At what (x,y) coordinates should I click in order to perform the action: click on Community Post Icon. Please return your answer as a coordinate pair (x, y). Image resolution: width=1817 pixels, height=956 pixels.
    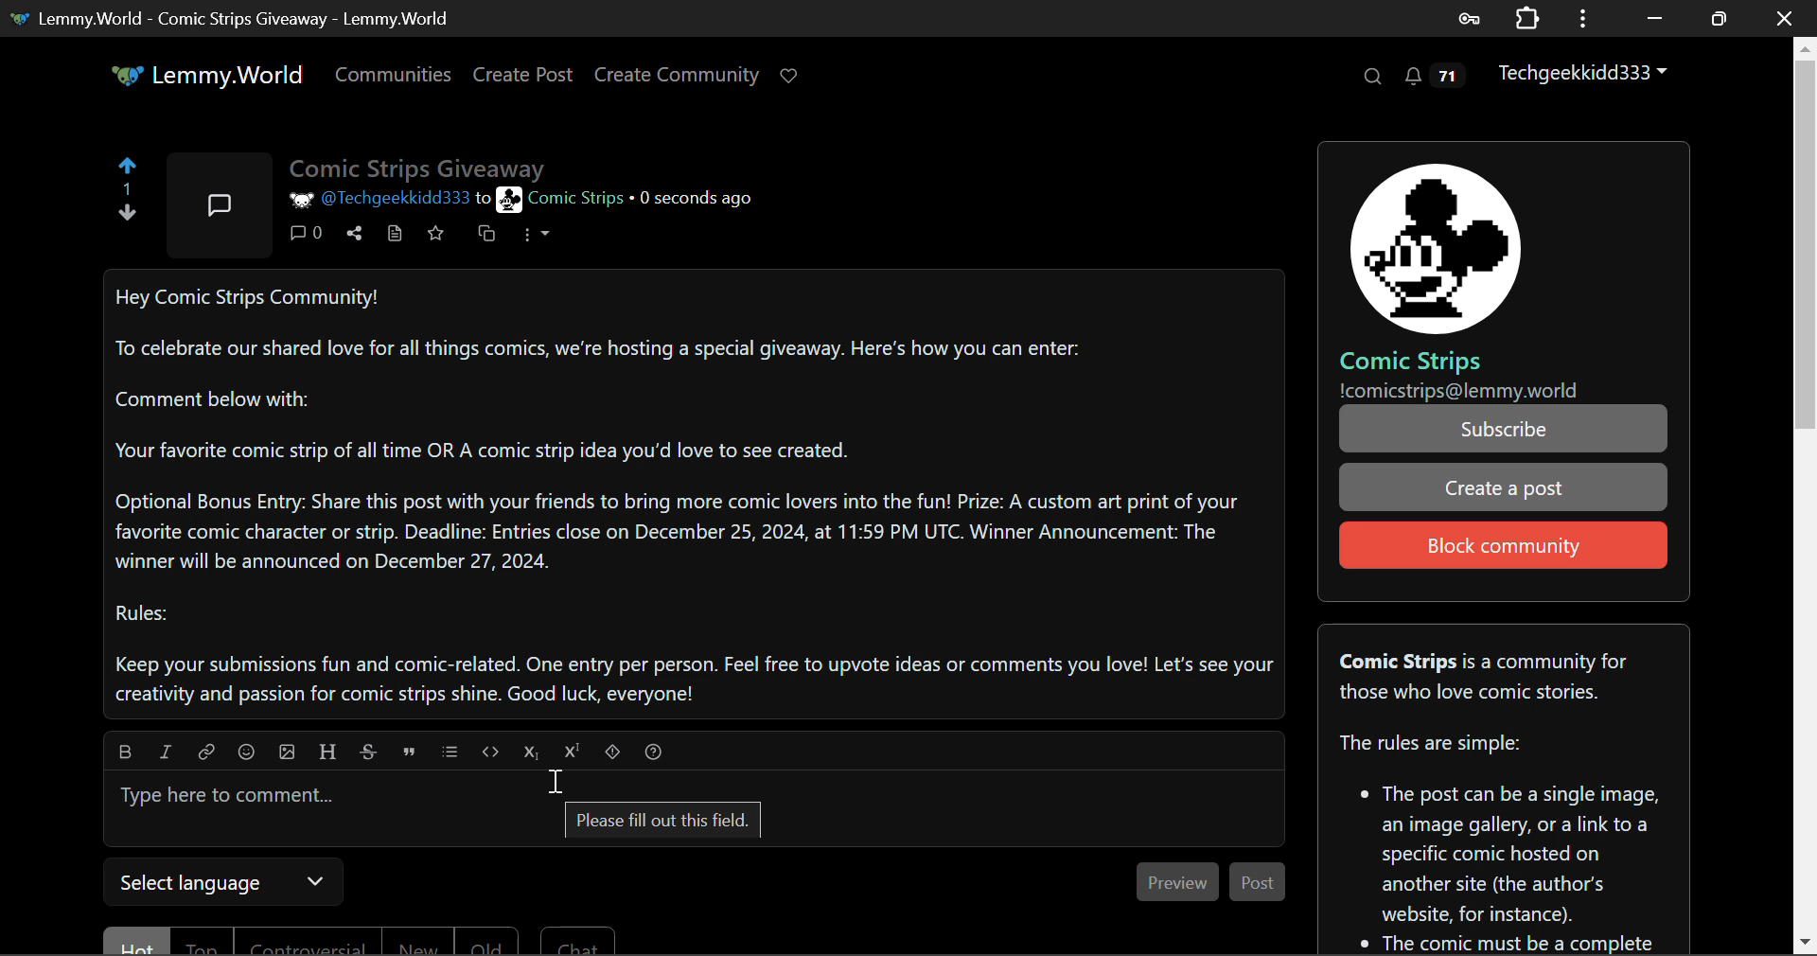
    Looking at the image, I should click on (222, 204).